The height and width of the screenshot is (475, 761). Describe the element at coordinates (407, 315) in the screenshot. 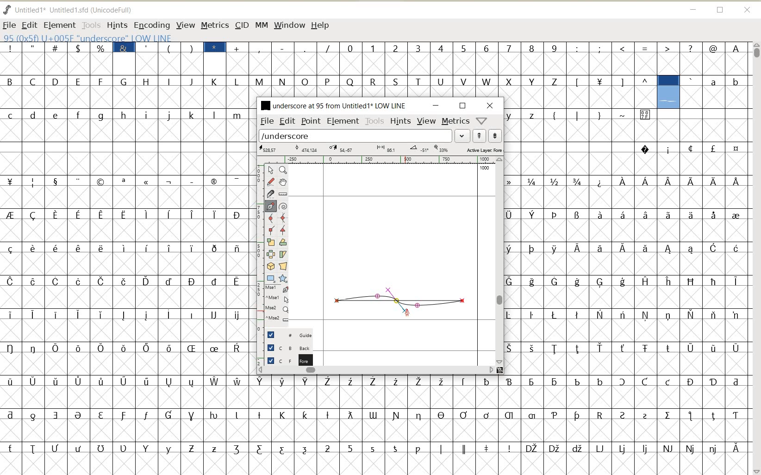

I see `CURSOR POSITION` at that location.